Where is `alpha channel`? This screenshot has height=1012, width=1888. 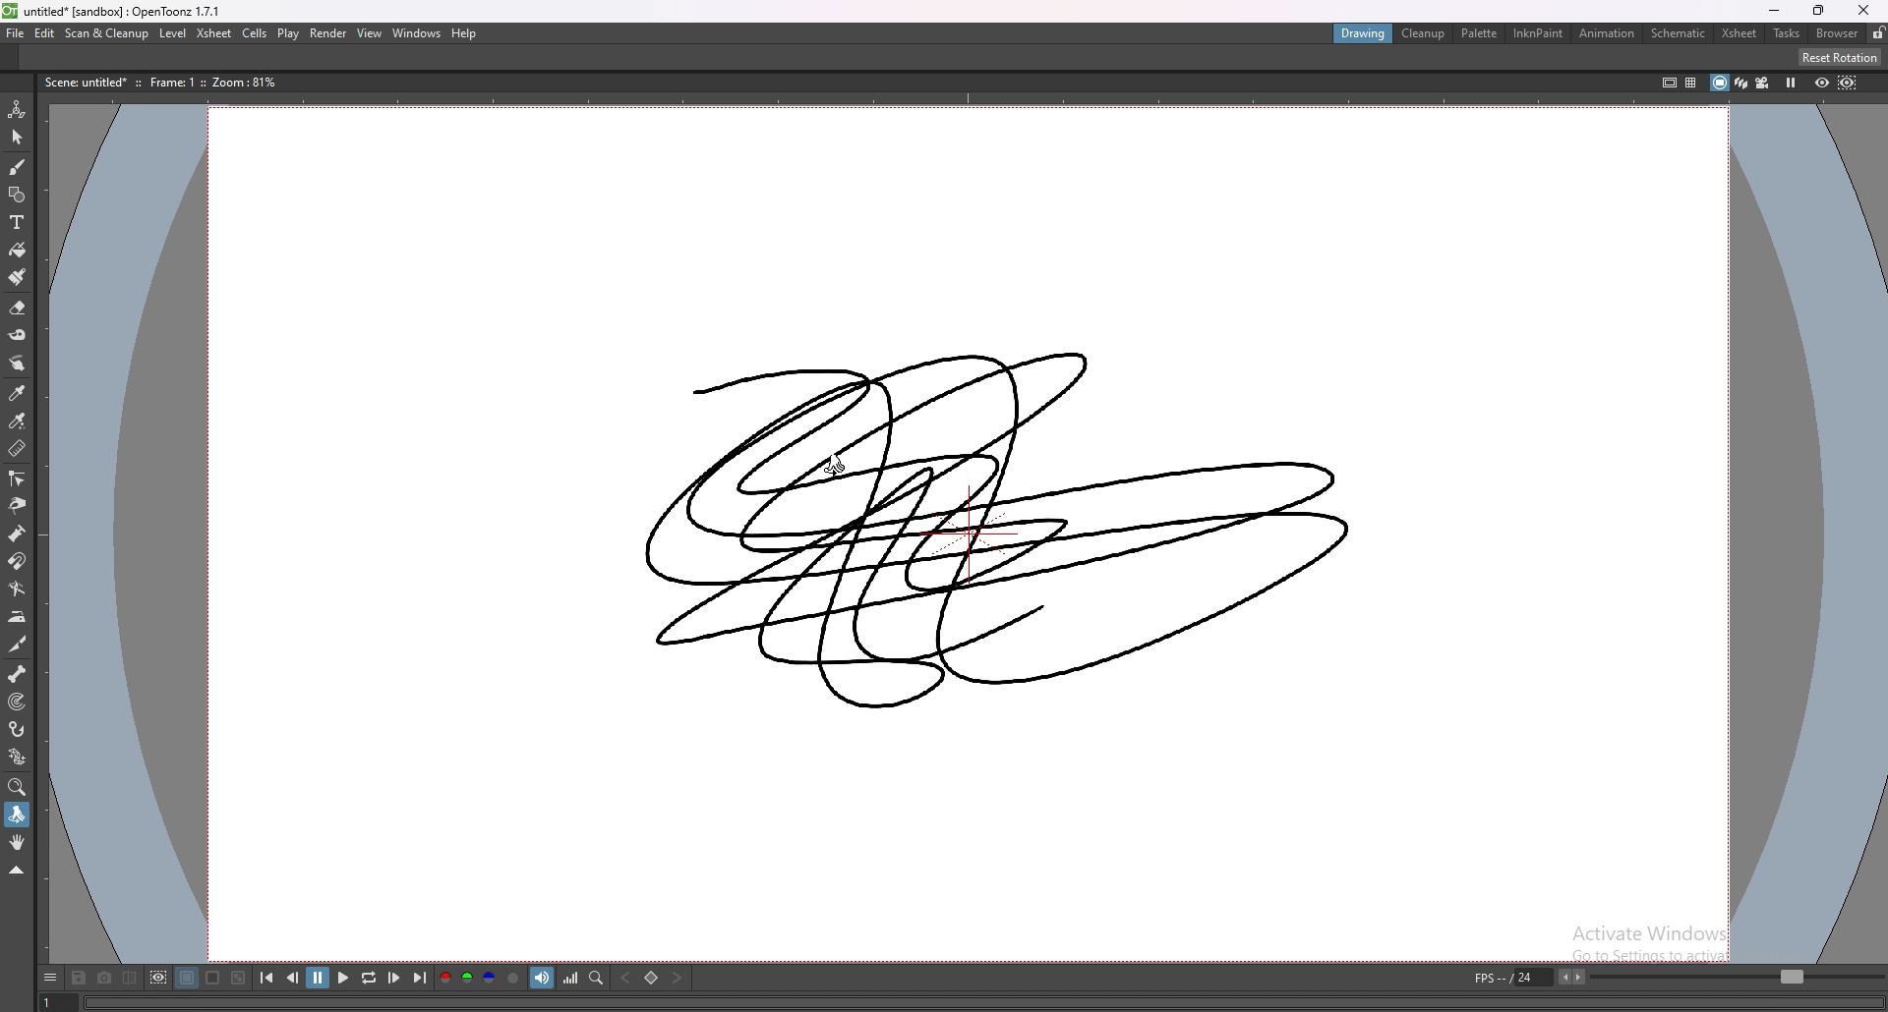 alpha channel is located at coordinates (513, 979).